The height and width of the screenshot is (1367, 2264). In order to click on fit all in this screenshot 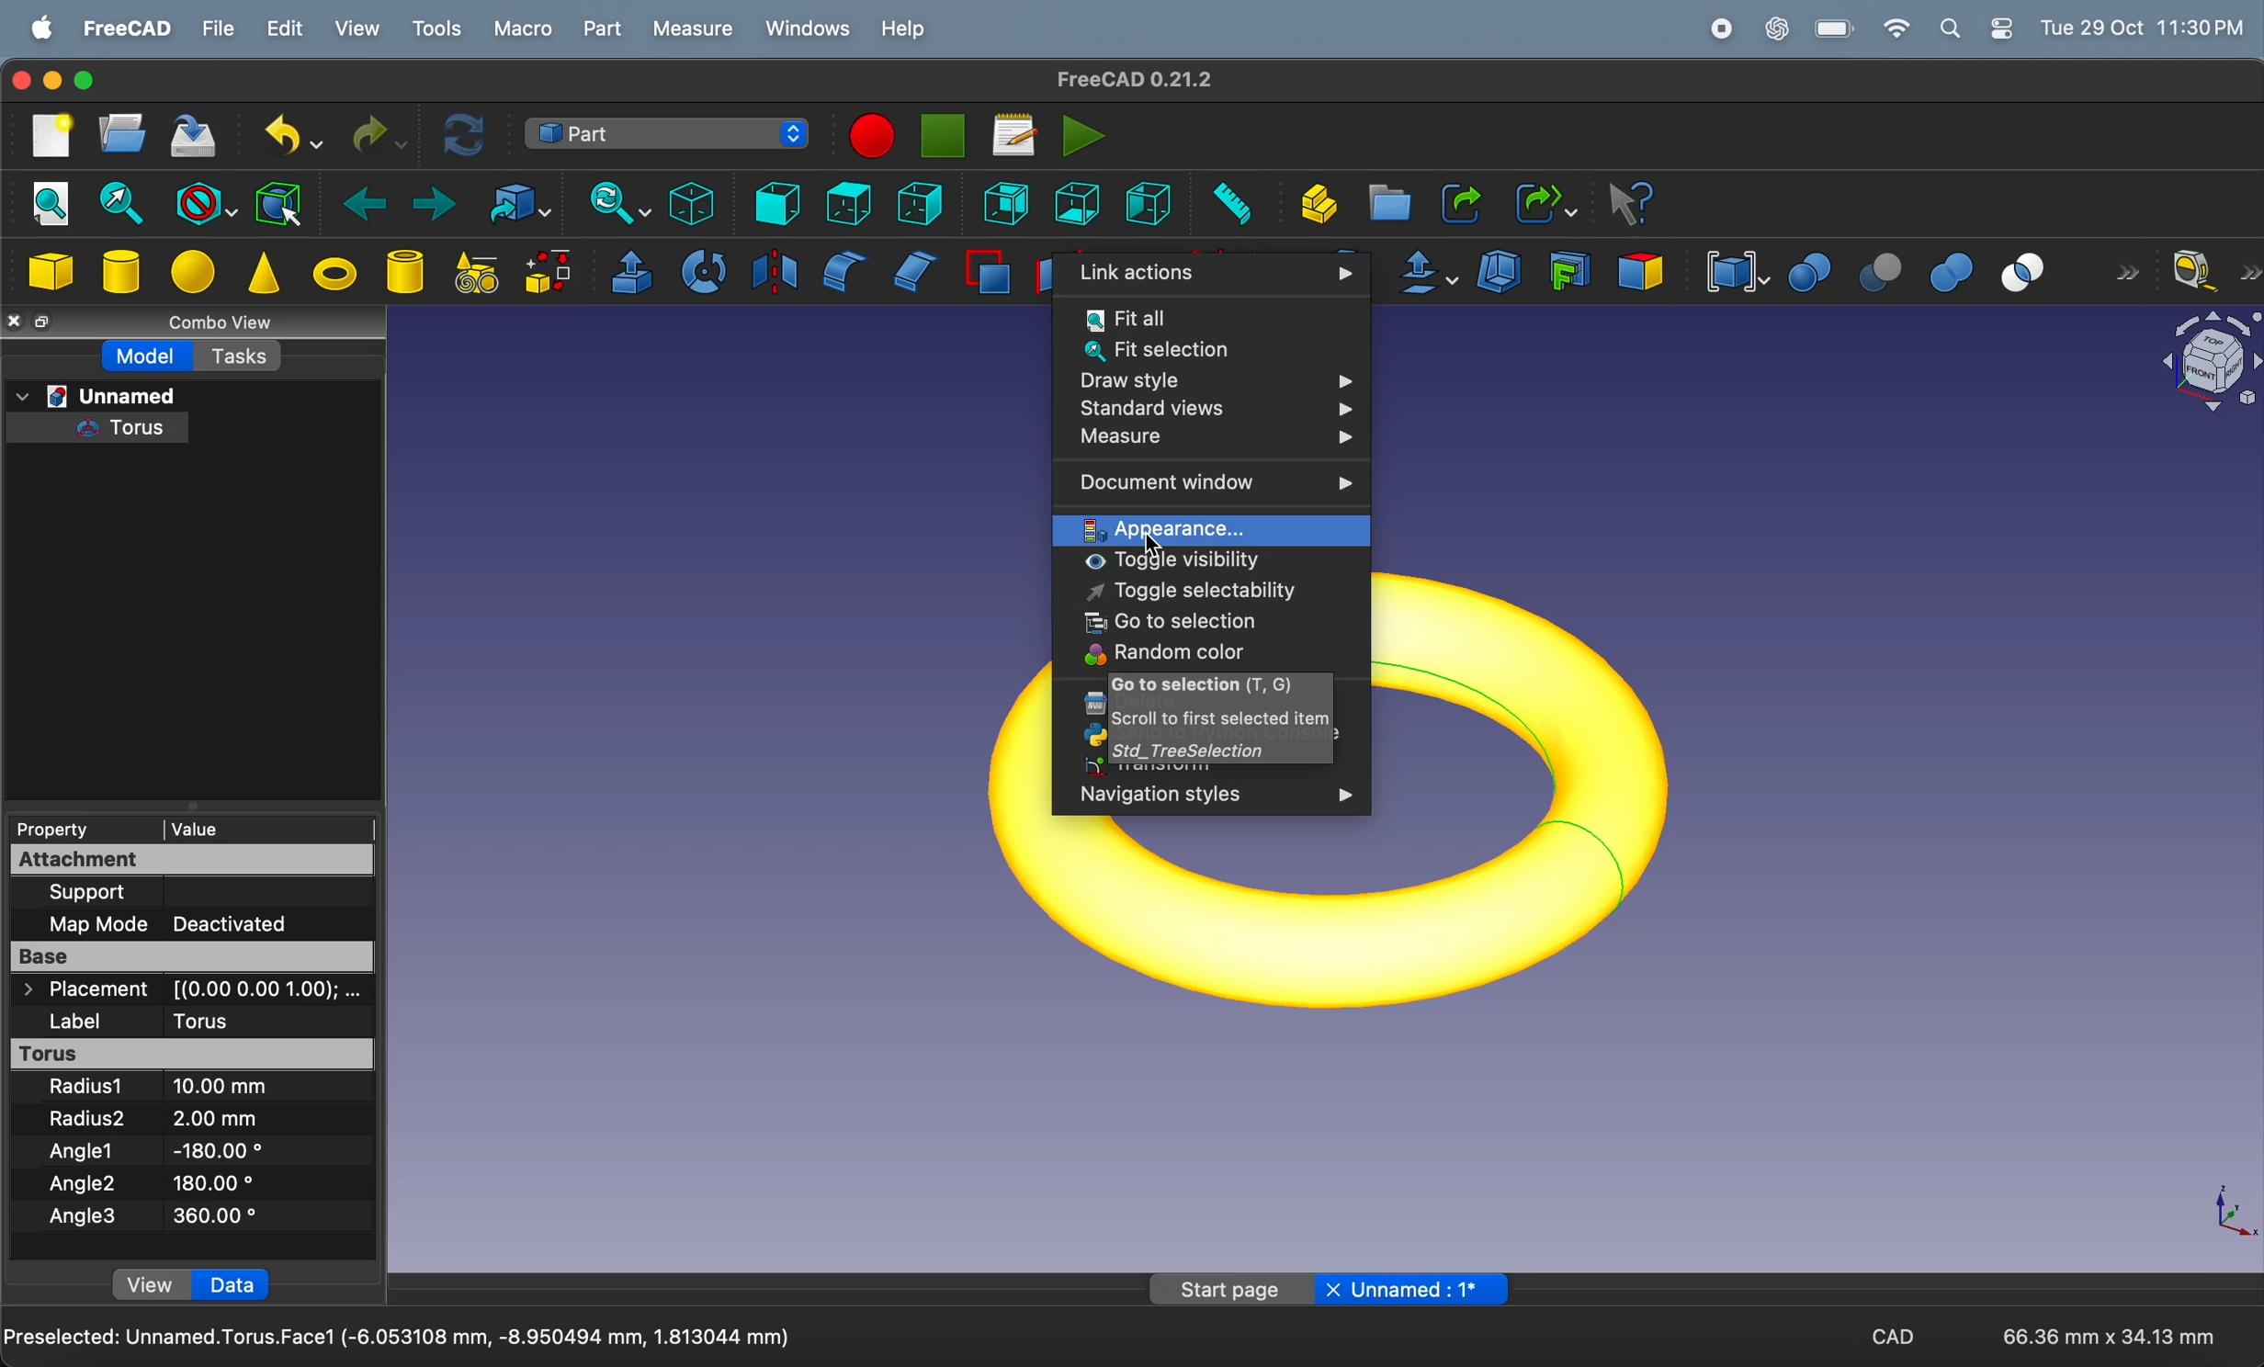, I will do `click(1158, 320)`.